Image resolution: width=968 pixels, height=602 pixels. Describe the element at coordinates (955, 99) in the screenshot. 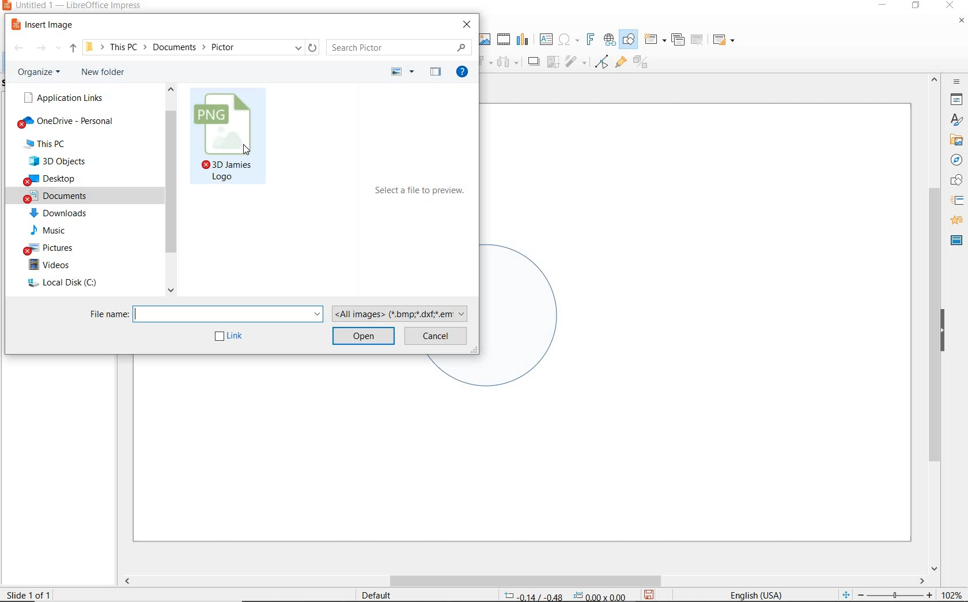

I see `properties` at that location.